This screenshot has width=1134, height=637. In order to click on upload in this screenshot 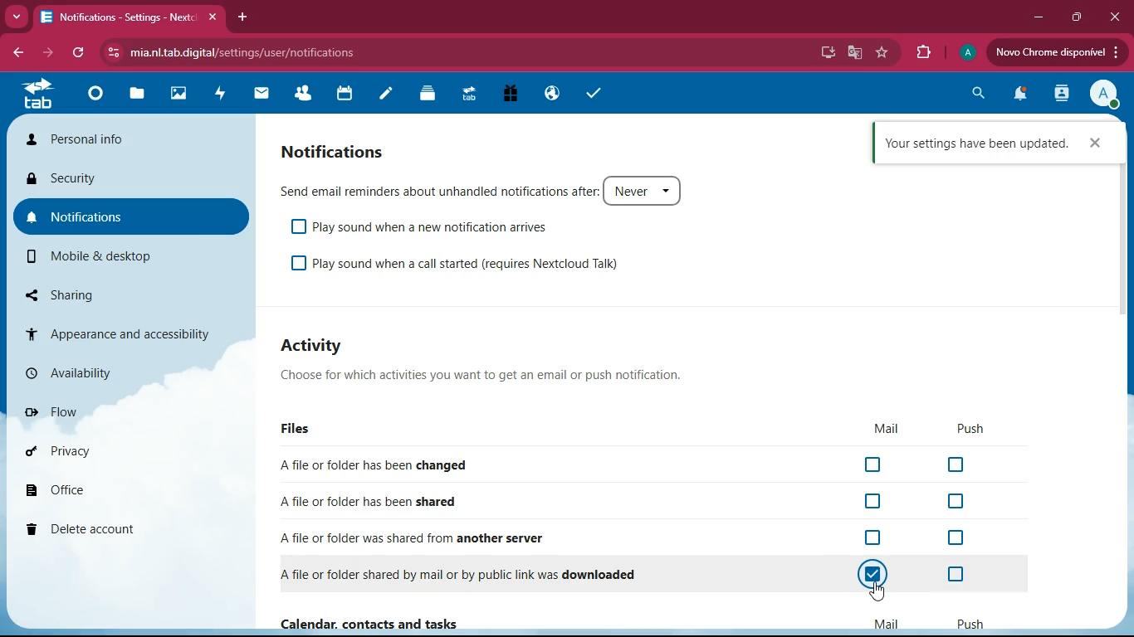, I will do `click(1058, 54)`.